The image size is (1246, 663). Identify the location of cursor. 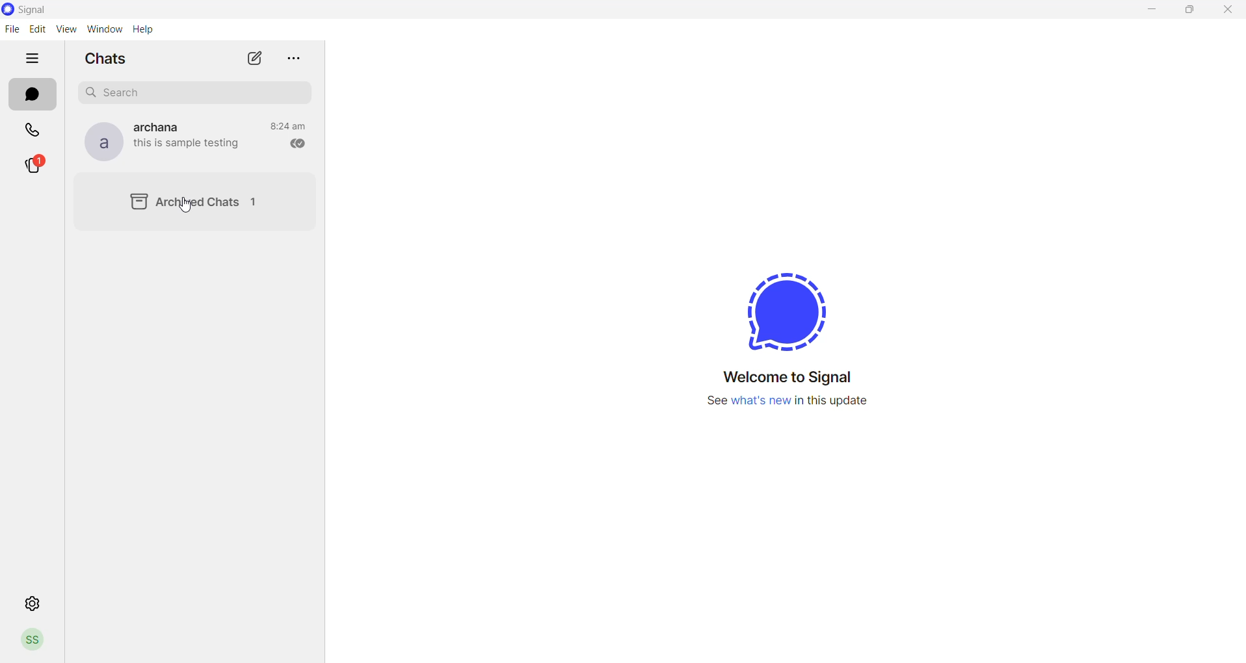
(186, 207).